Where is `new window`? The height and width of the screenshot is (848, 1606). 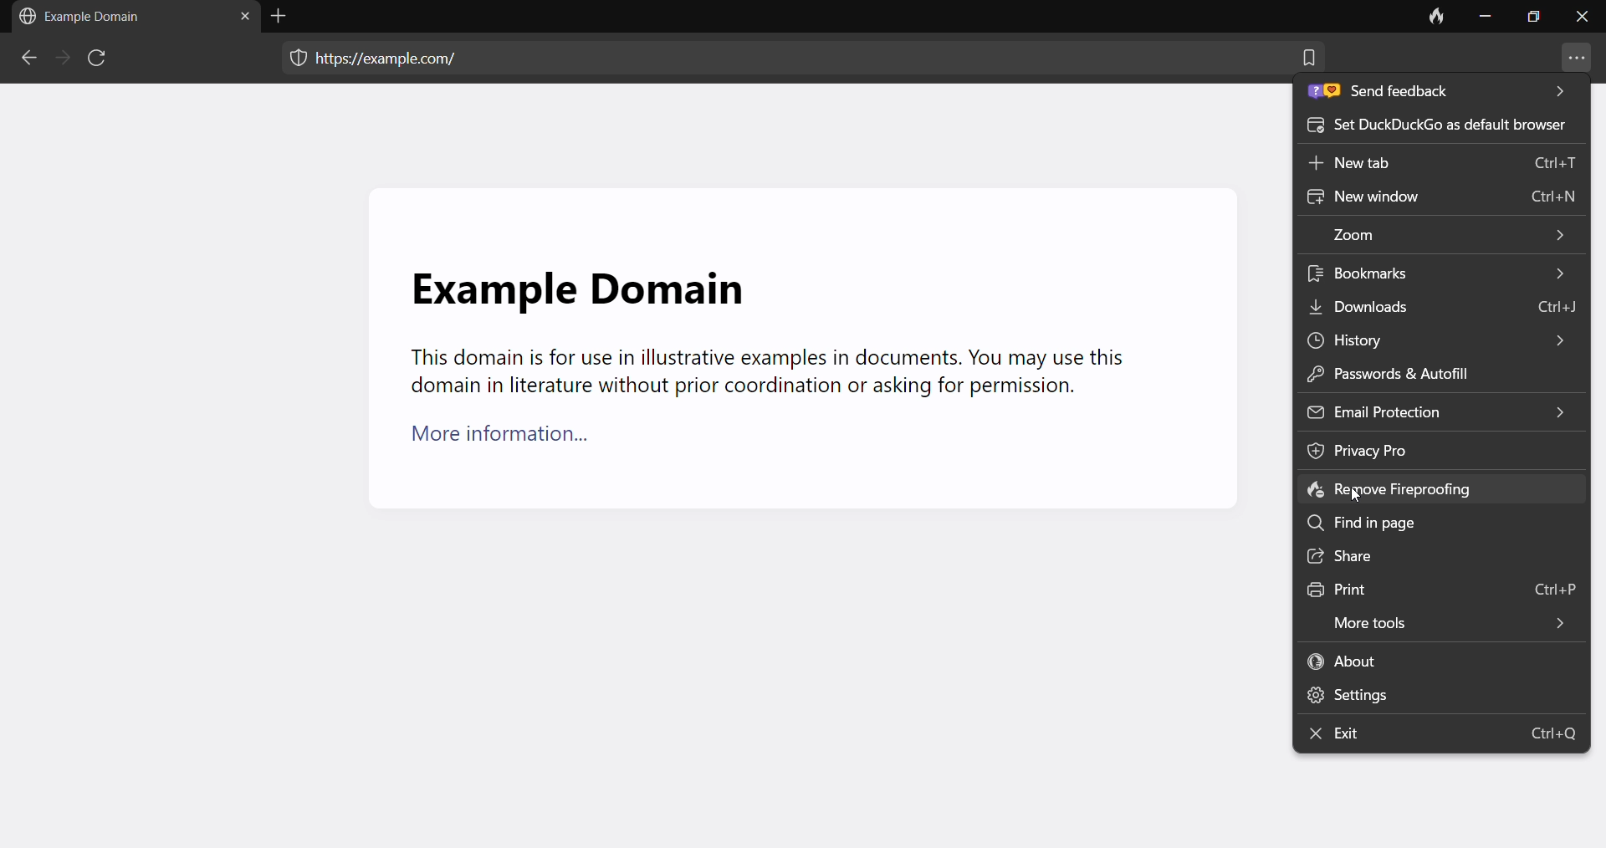
new window is located at coordinates (1441, 200).